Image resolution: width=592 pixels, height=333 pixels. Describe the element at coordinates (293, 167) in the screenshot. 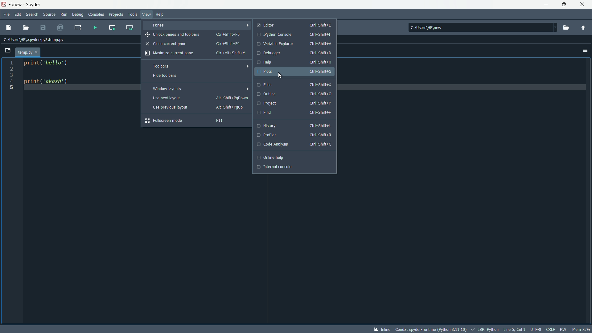

I see `internal console` at that location.